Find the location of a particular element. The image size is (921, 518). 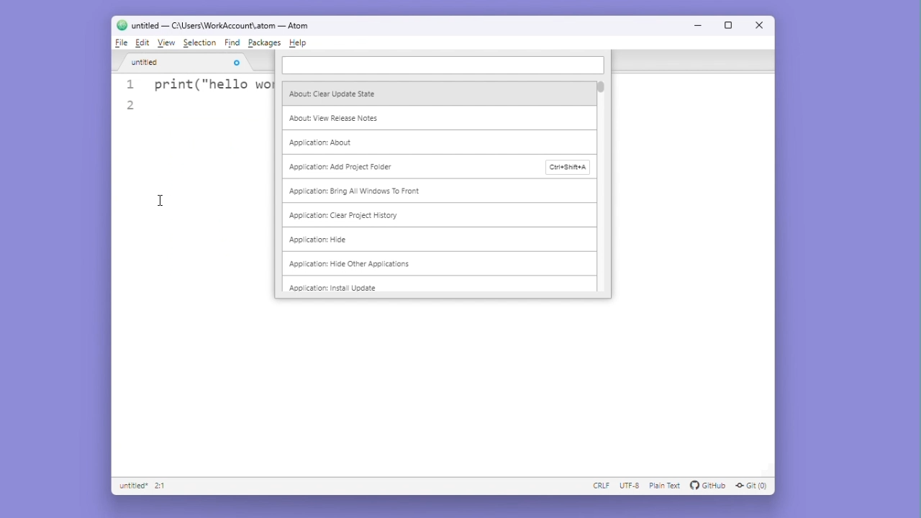

Packages is located at coordinates (266, 43).